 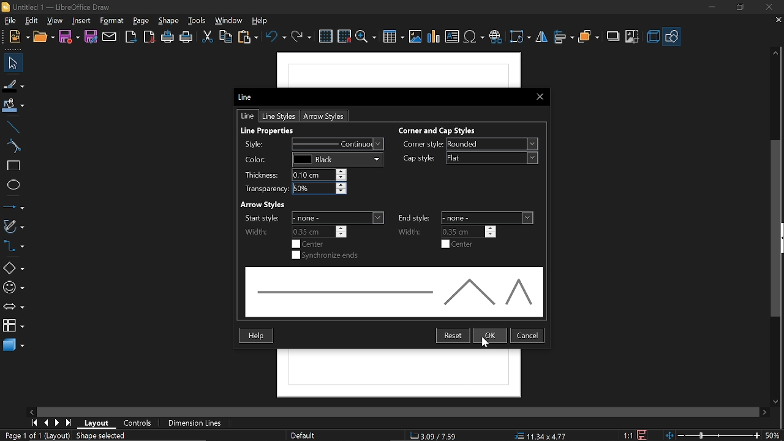 I want to click on Transparency, so click(x=293, y=188).